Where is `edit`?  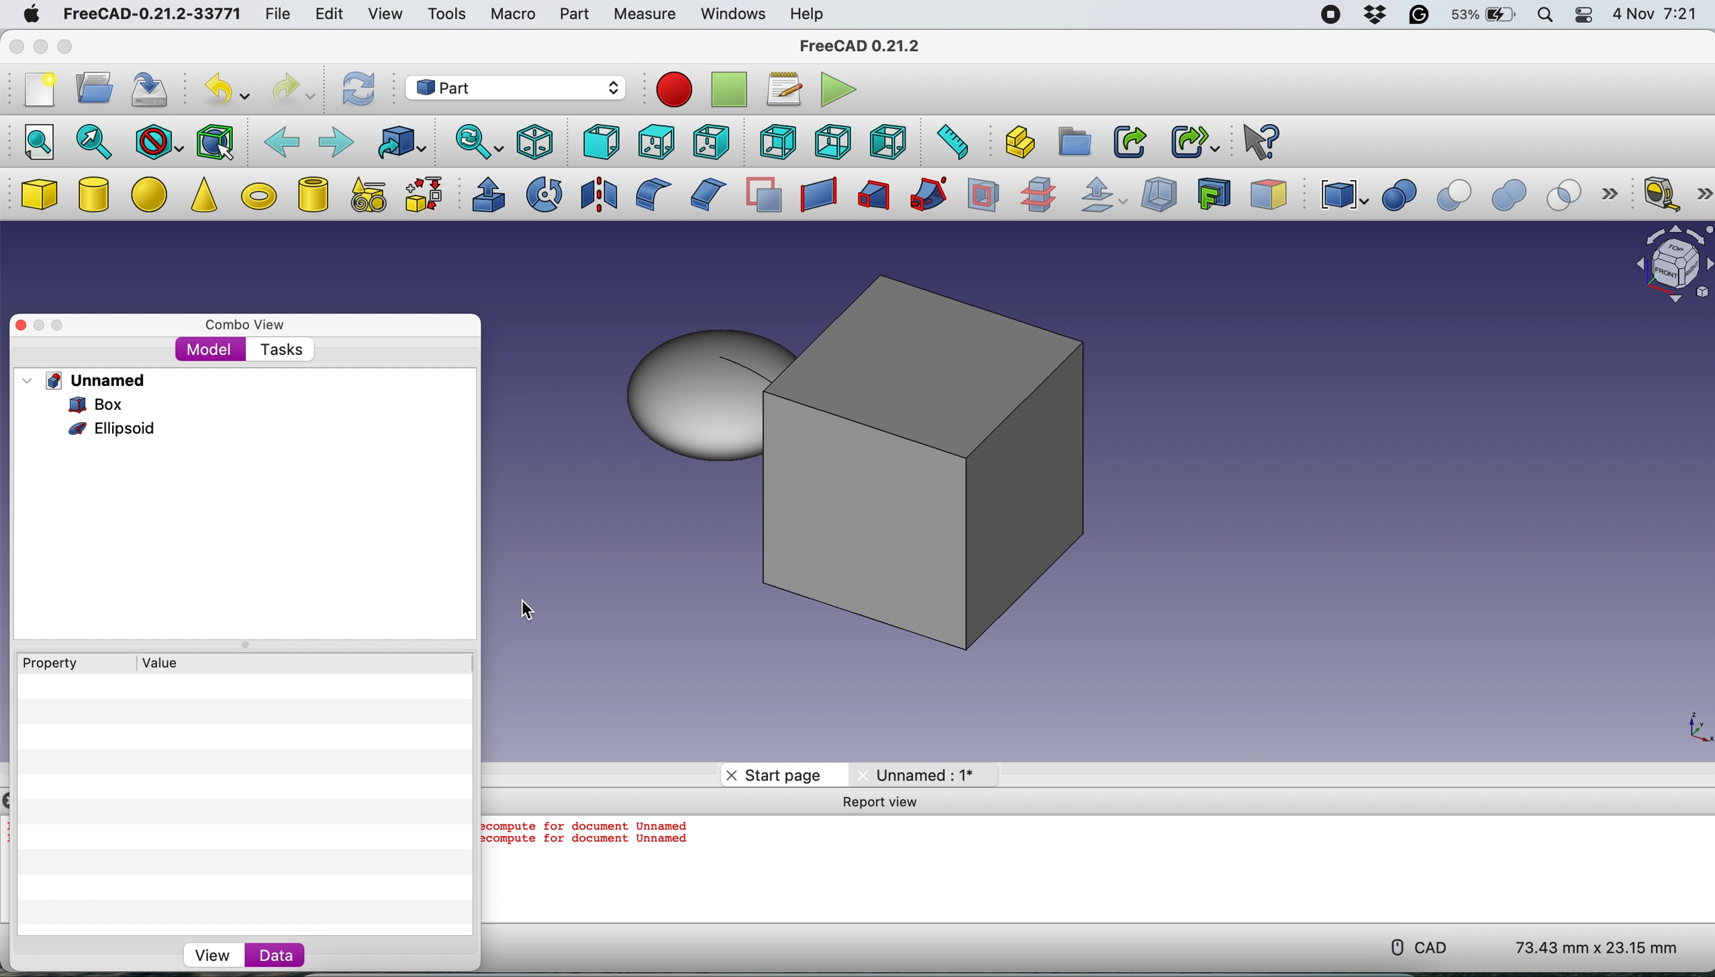 edit is located at coordinates (326, 15).